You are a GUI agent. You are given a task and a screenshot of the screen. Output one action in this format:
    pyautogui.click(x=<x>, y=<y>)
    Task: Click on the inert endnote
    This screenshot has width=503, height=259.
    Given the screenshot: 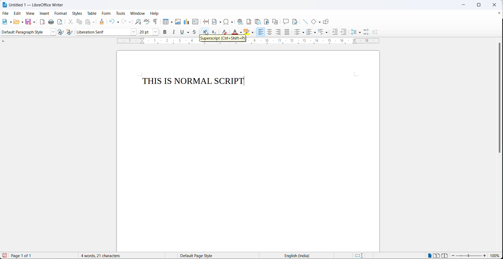 What is the action you would take?
    pyautogui.click(x=259, y=21)
    